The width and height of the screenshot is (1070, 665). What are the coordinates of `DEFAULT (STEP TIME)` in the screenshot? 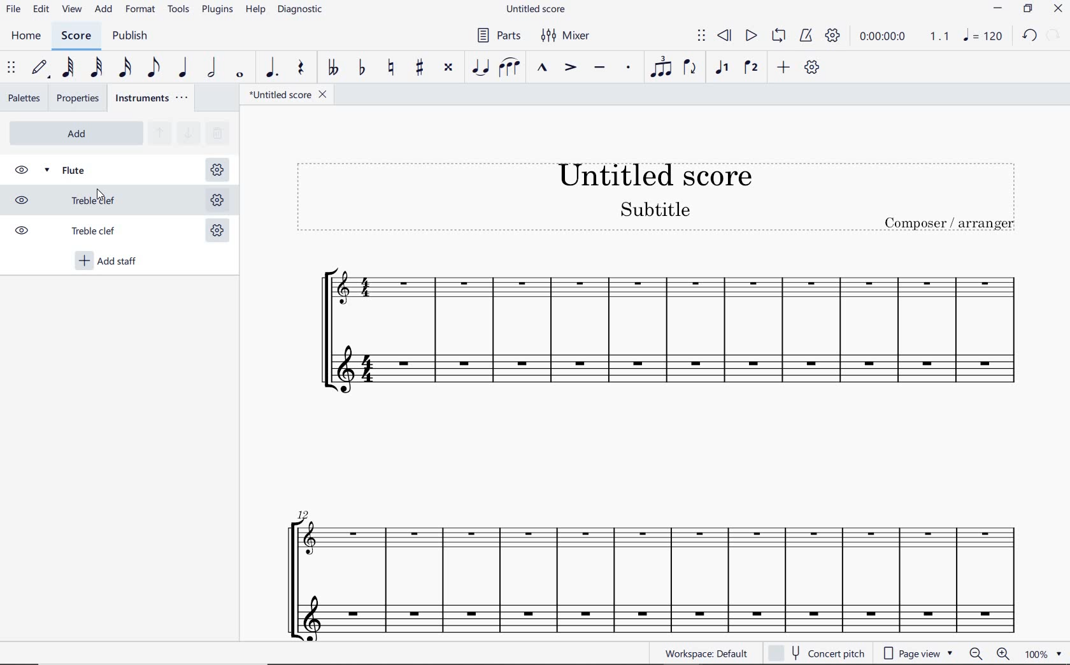 It's located at (40, 68).